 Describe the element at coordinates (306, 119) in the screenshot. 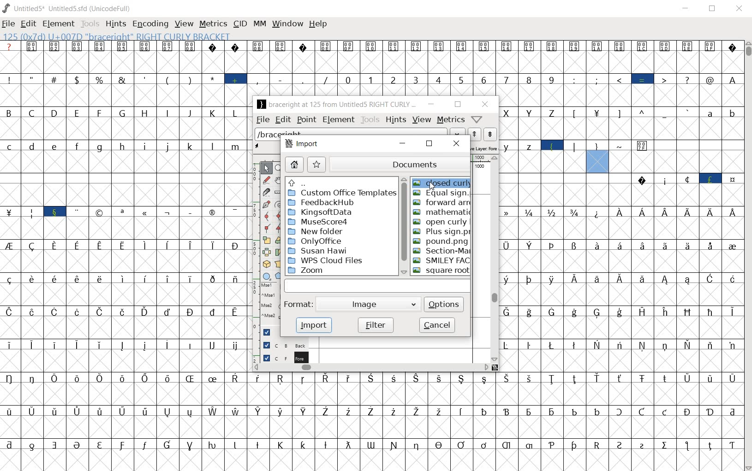

I see `point` at that location.